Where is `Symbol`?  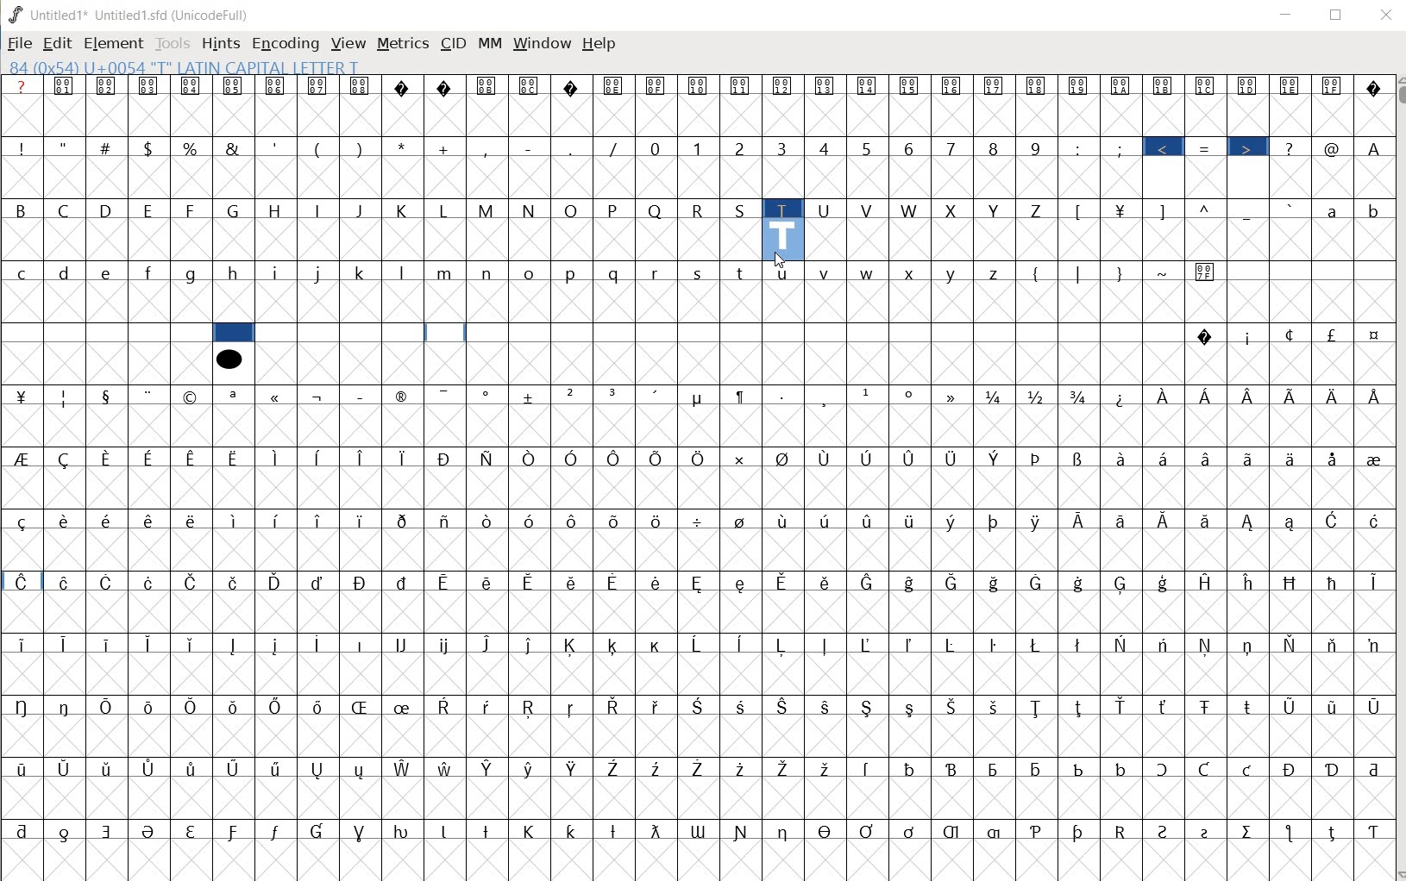 Symbol is located at coordinates (1081, 708).